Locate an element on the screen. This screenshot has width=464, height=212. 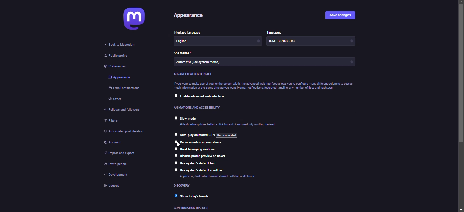
email notifications is located at coordinates (125, 89).